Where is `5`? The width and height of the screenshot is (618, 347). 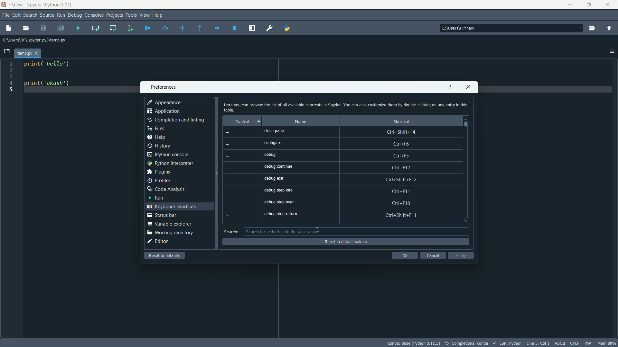
5 is located at coordinates (12, 90).